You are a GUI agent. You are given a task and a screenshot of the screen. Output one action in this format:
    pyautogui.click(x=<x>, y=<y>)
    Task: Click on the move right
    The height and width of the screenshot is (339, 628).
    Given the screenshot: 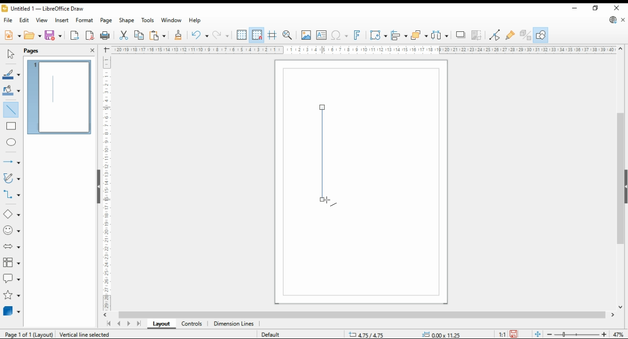 What is the action you would take?
    pyautogui.click(x=614, y=316)
    